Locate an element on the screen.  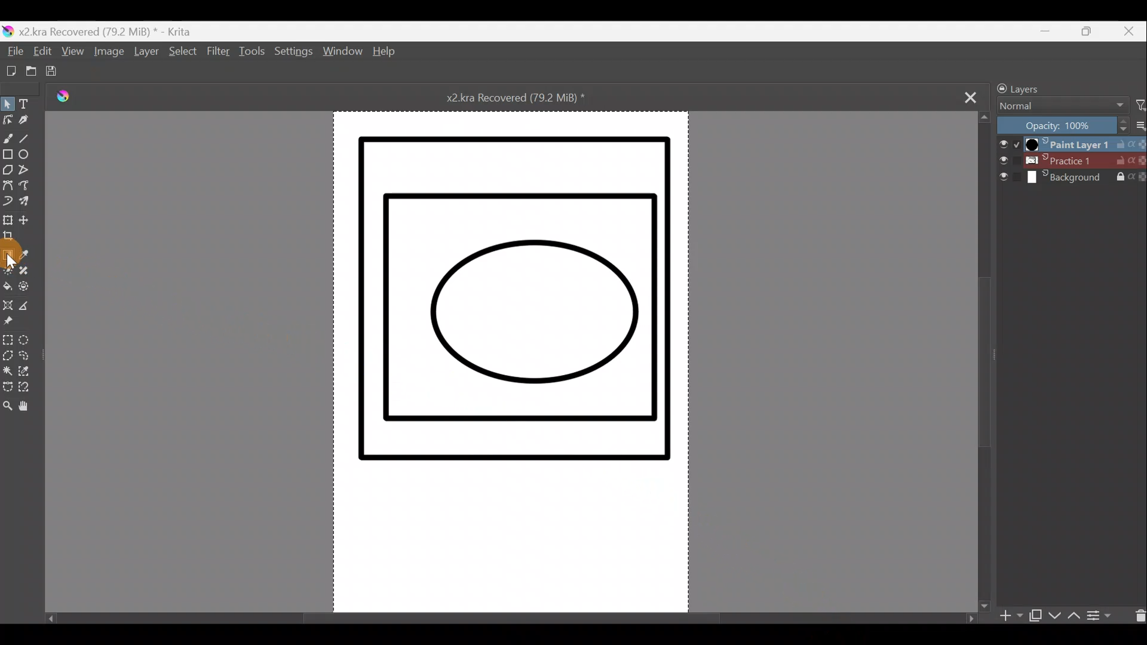
Layer 3 is located at coordinates (1072, 179).